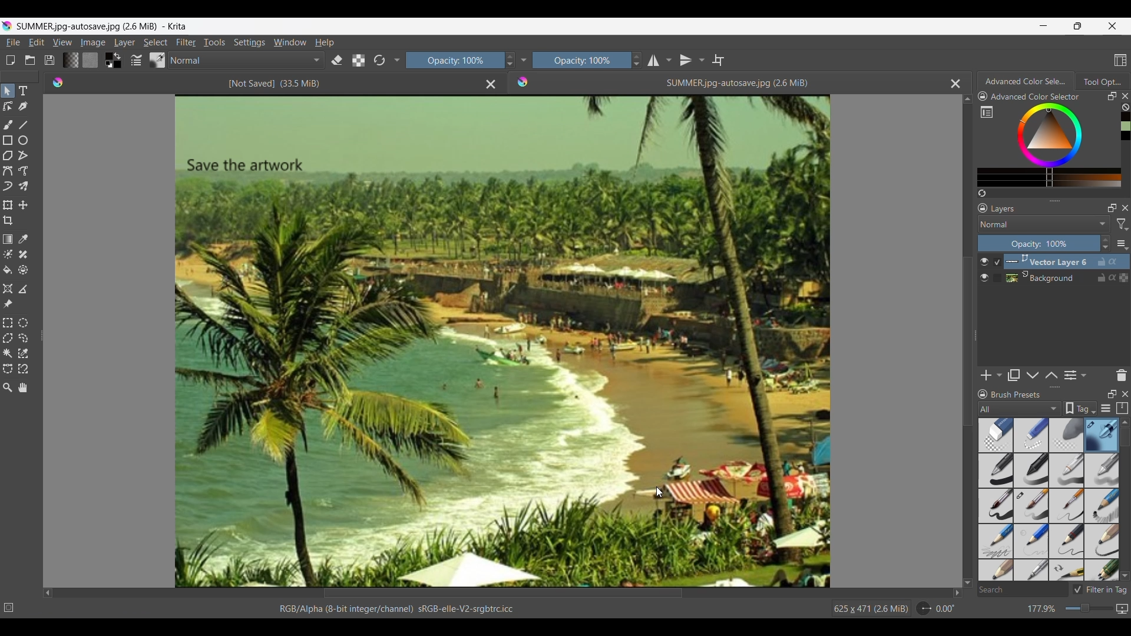 This screenshot has height=636, width=1131. Describe the element at coordinates (1022, 589) in the screenshot. I see `Search box` at that location.